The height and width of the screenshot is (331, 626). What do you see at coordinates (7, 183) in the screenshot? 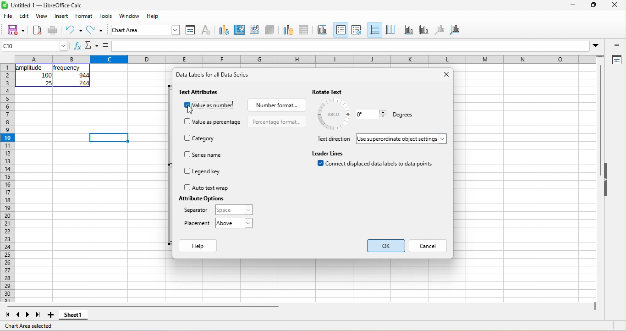
I see `rows` at bounding box center [7, 183].